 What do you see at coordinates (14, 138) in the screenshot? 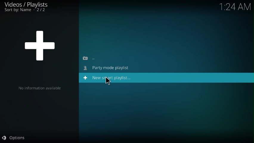
I see `options` at bounding box center [14, 138].